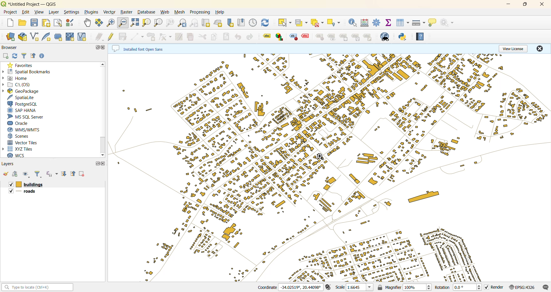 The width and height of the screenshot is (551, 292). I want to click on zoom last, so click(184, 23).